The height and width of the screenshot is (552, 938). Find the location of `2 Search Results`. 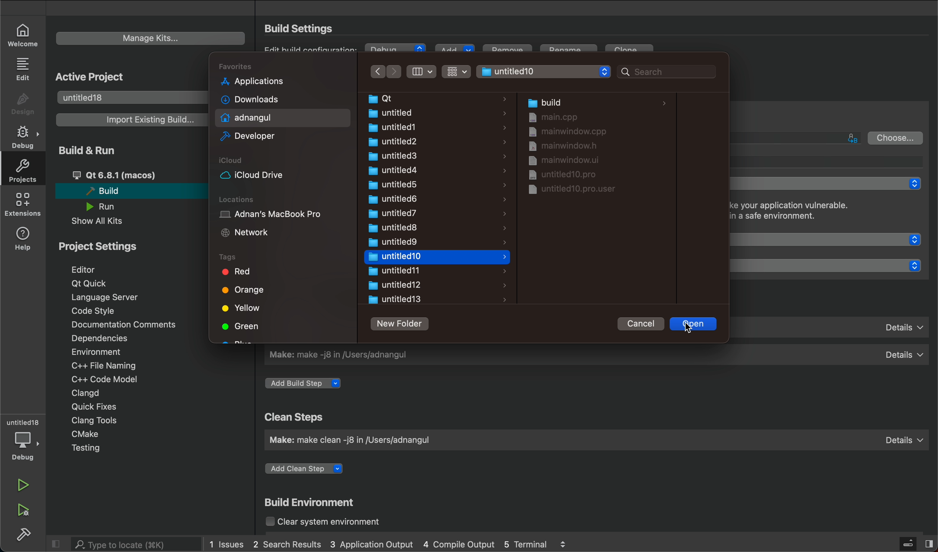

2 Search Results is located at coordinates (286, 543).